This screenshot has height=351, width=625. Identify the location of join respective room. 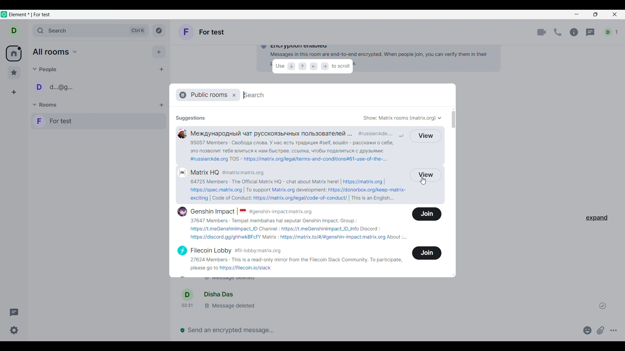
(427, 253).